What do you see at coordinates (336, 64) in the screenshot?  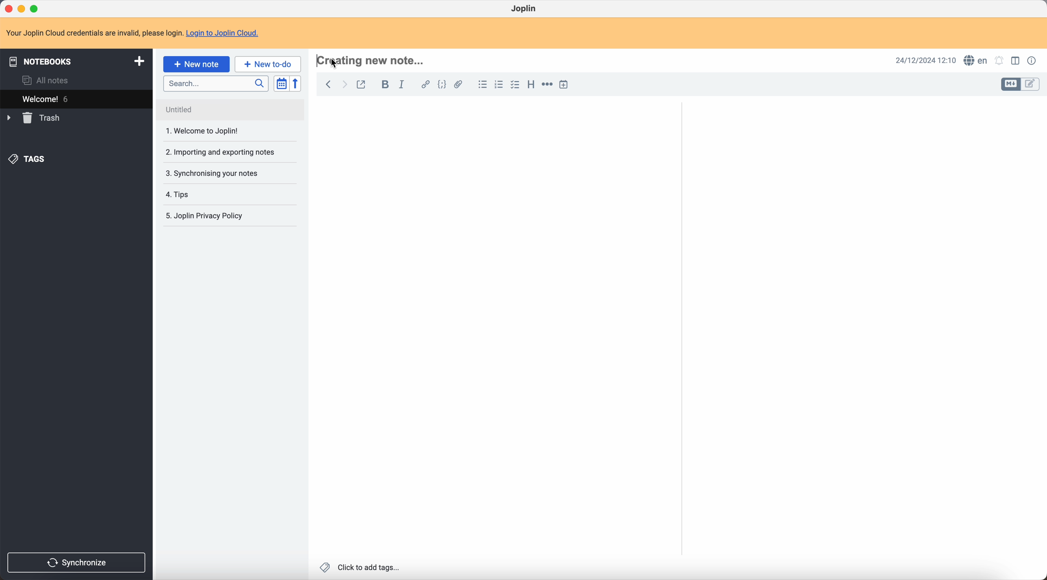 I see `Cursor` at bounding box center [336, 64].